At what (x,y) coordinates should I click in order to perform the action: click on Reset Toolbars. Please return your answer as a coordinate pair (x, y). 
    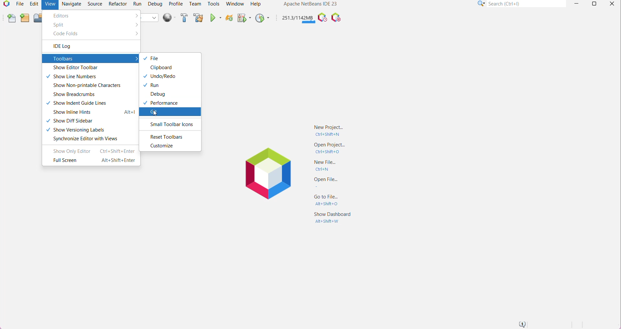
    Looking at the image, I should click on (167, 137).